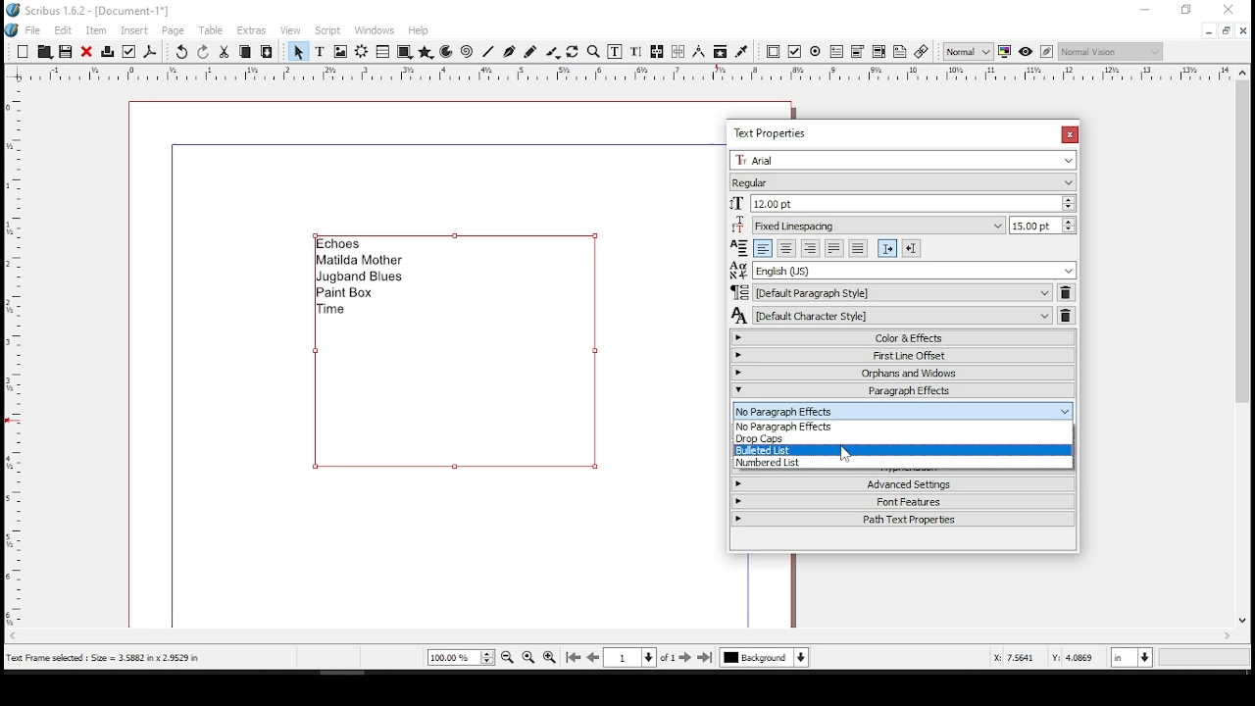 The height and width of the screenshot is (706, 1255). What do you see at coordinates (507, 657) in the screenshot?
I see `zoom out` at bounding box center [507, 657].